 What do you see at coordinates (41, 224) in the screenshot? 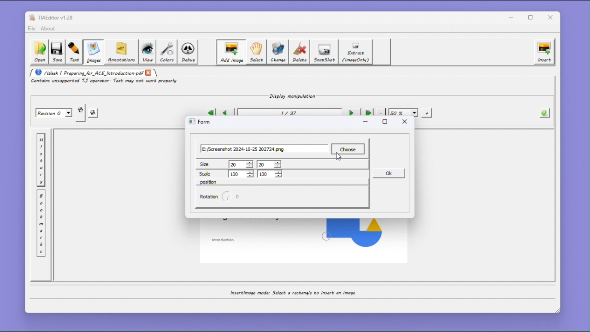
I see `Bookmark` at bounding box center [41, 224].